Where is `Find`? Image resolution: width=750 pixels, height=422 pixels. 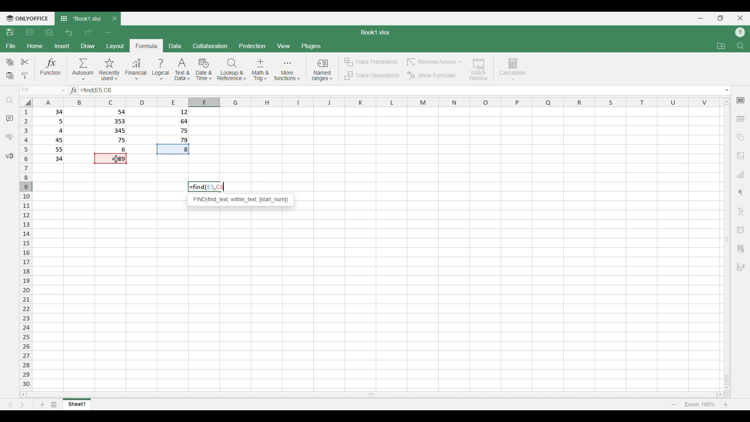
Find is located at coordinates (10, 100).